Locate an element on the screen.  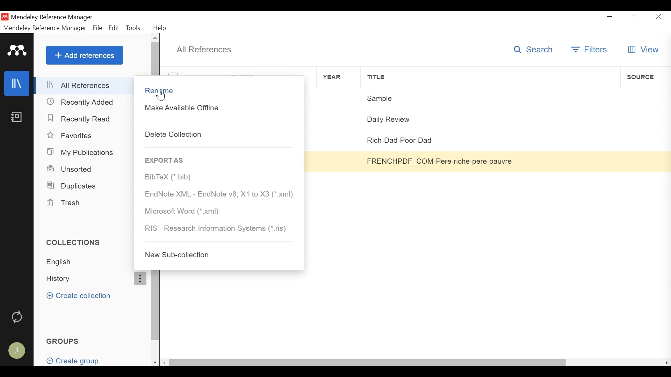
Edit is located at coordinates (114, 28).